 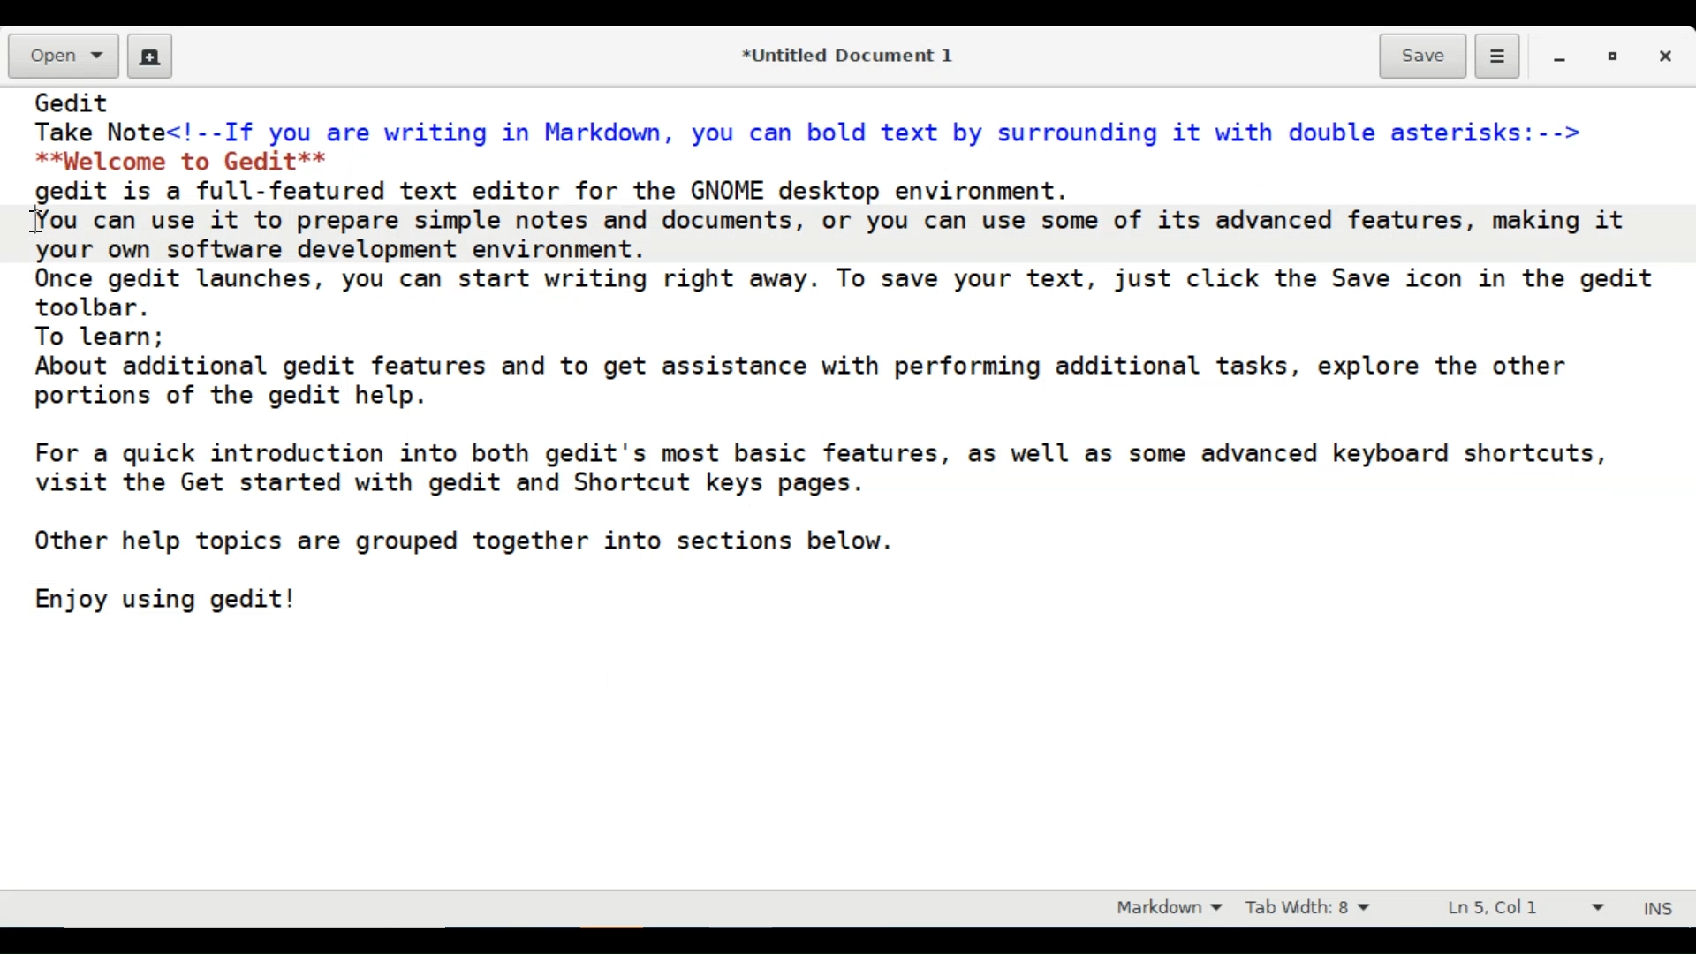 What do you see at coordinates (1669, 56) in the screenshot?
I see `Close` at bounding box center [1669, 56].